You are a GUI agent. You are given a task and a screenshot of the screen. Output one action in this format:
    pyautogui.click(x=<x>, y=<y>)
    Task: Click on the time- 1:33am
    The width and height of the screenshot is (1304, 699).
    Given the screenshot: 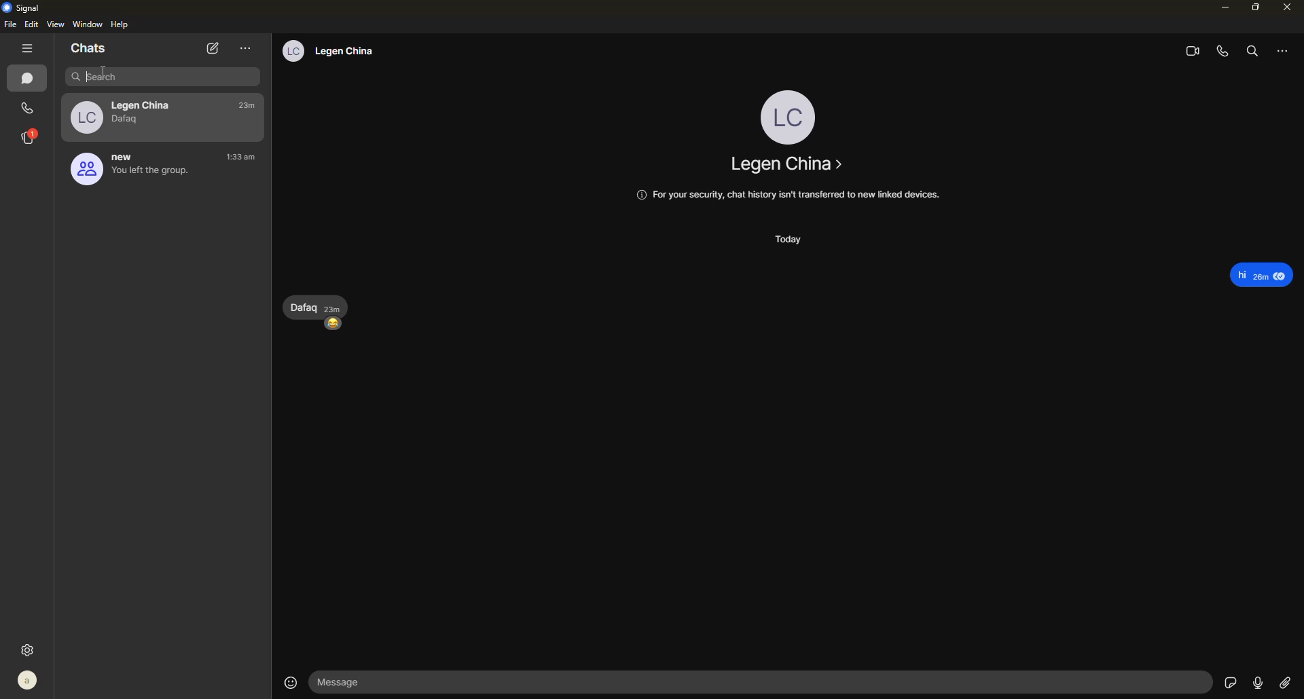 What is the action you would take?
    pyautogui.click(x=240, y=156)
    